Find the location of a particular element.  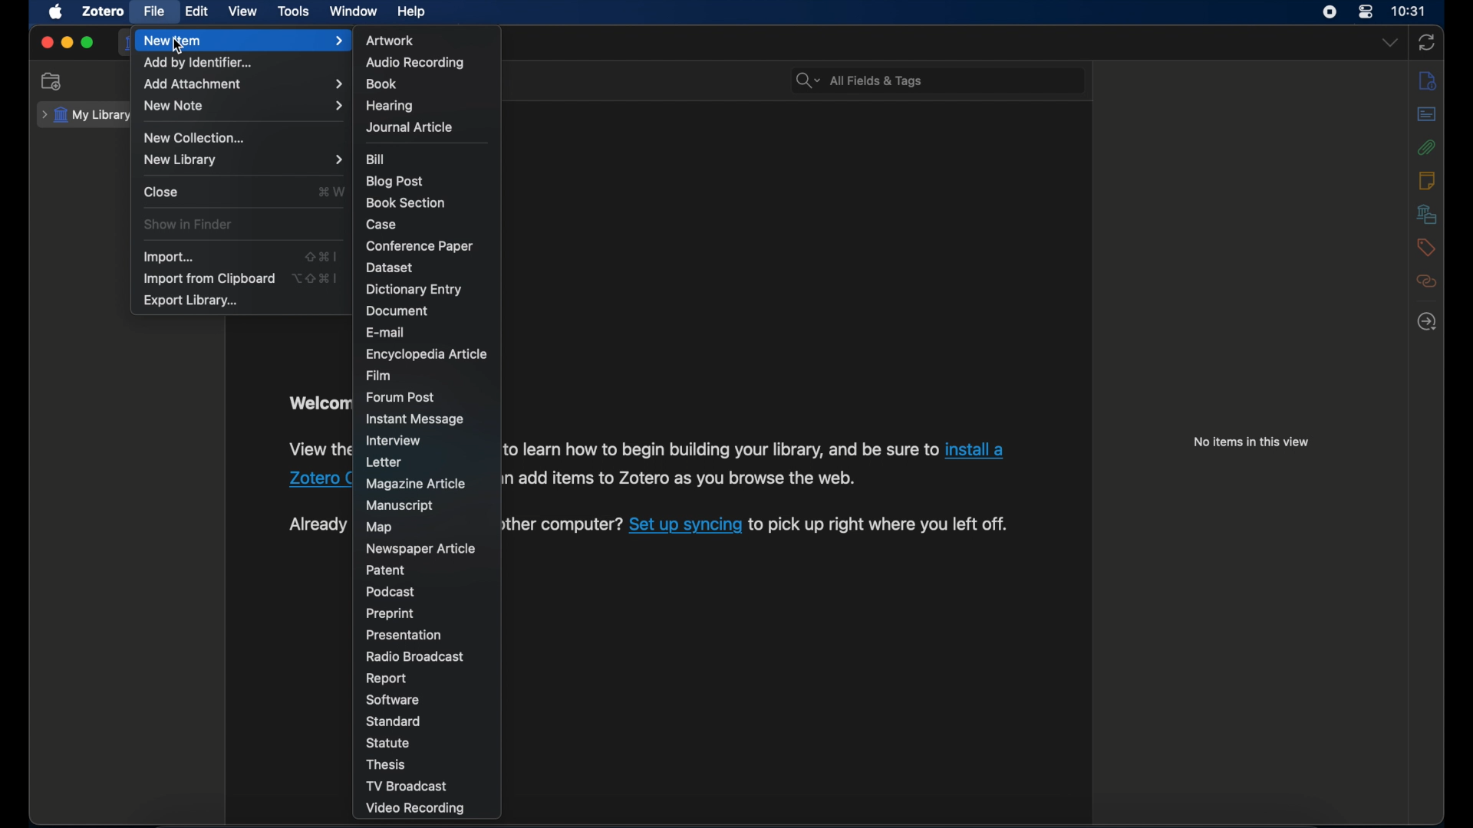

all fields & tags is located at coordinates (861, 80).